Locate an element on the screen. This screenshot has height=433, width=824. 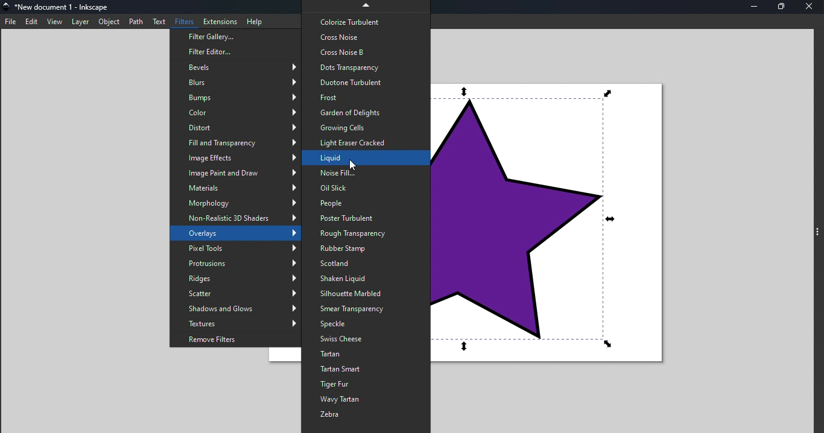
Filter editor is located at coordinates (234, 52).